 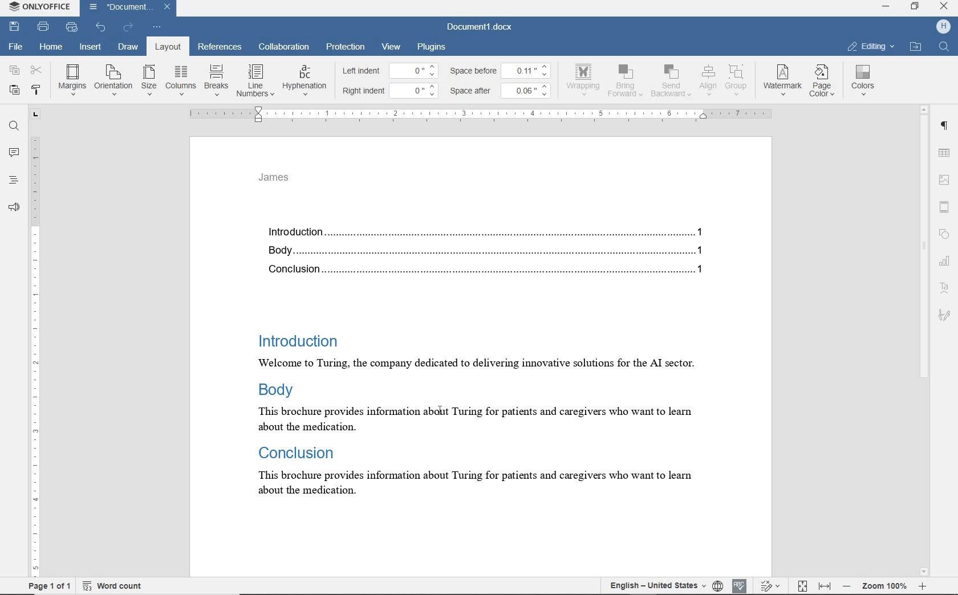 What do you see at coordinates (279, 181) in the screenshot?
I see `header text` at bounding box center [279, 181].